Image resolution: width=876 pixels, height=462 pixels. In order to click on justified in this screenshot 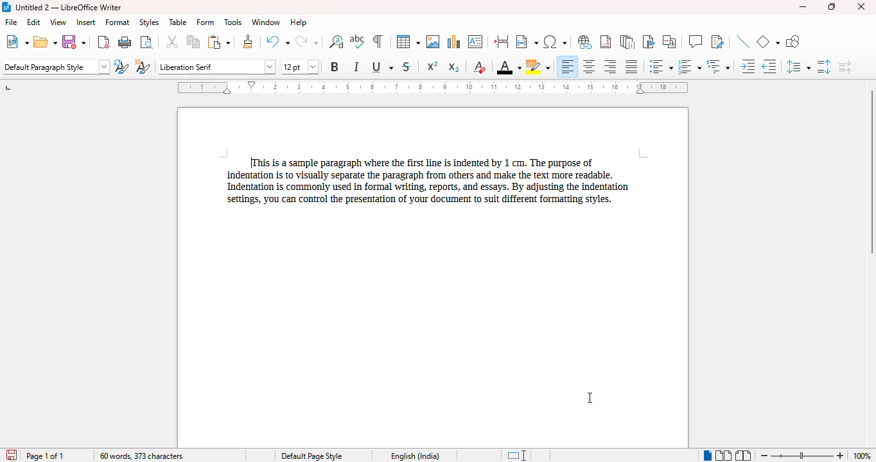, I will do `click(632, 66)`.